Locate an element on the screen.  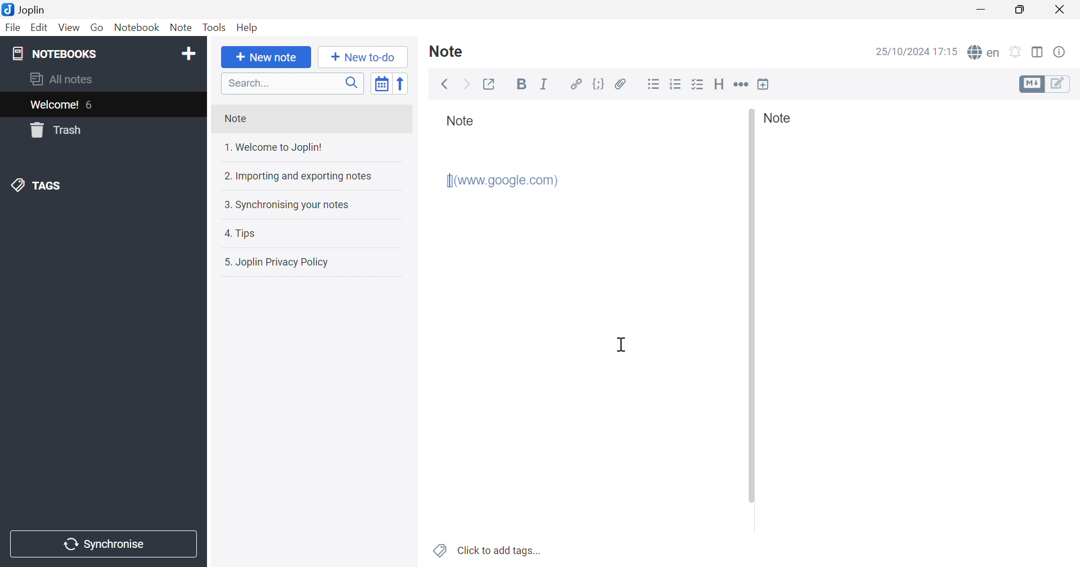
Bold is located at coordinates (521, 85).